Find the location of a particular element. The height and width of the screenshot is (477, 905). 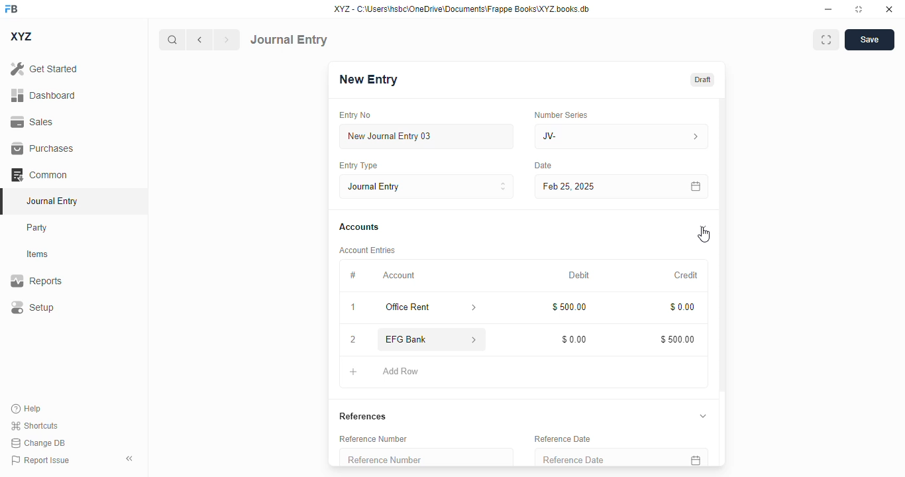

toggle maximize is located at coordinates (858, 9).